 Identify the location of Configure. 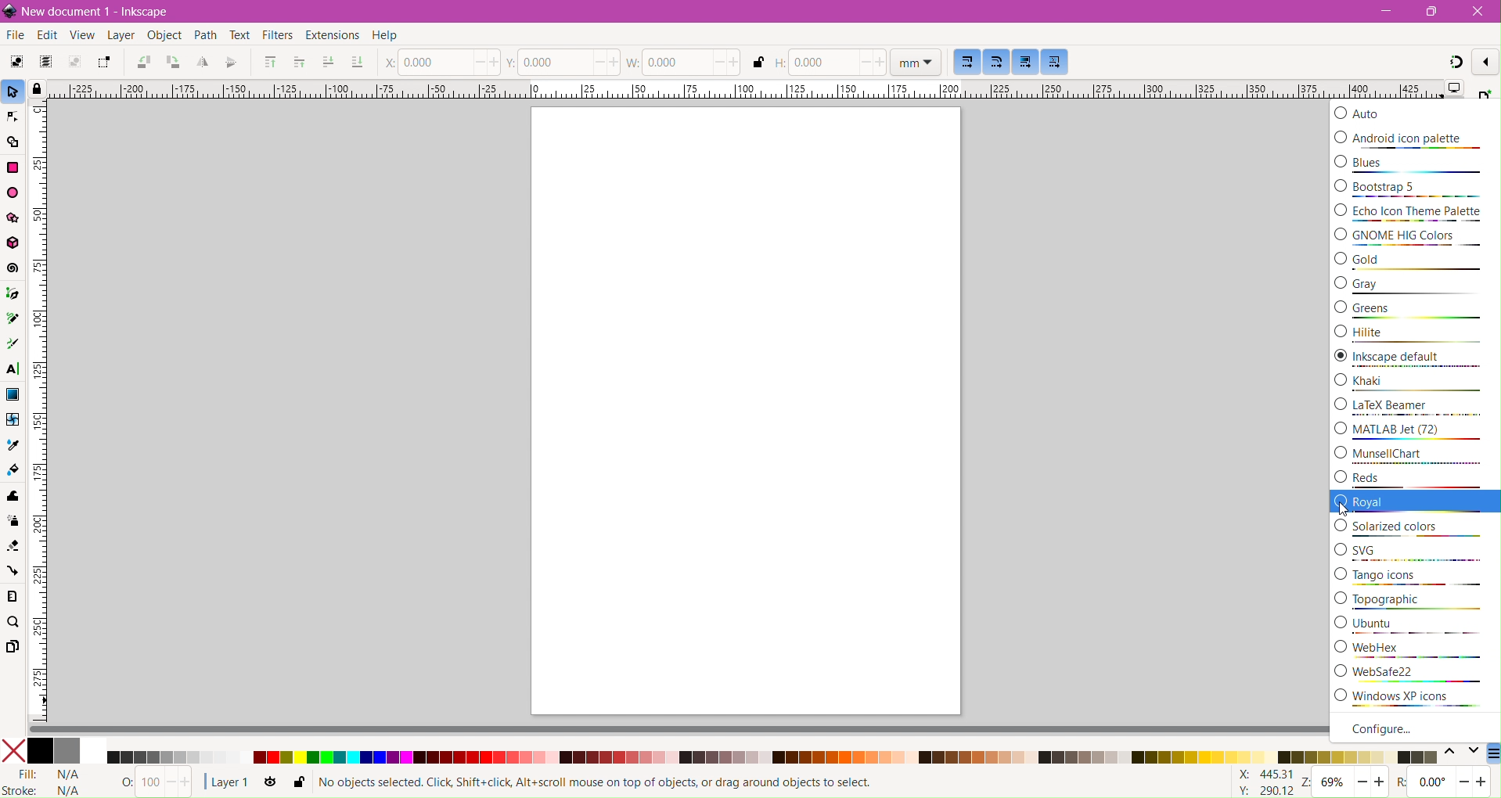
(1404, 728).